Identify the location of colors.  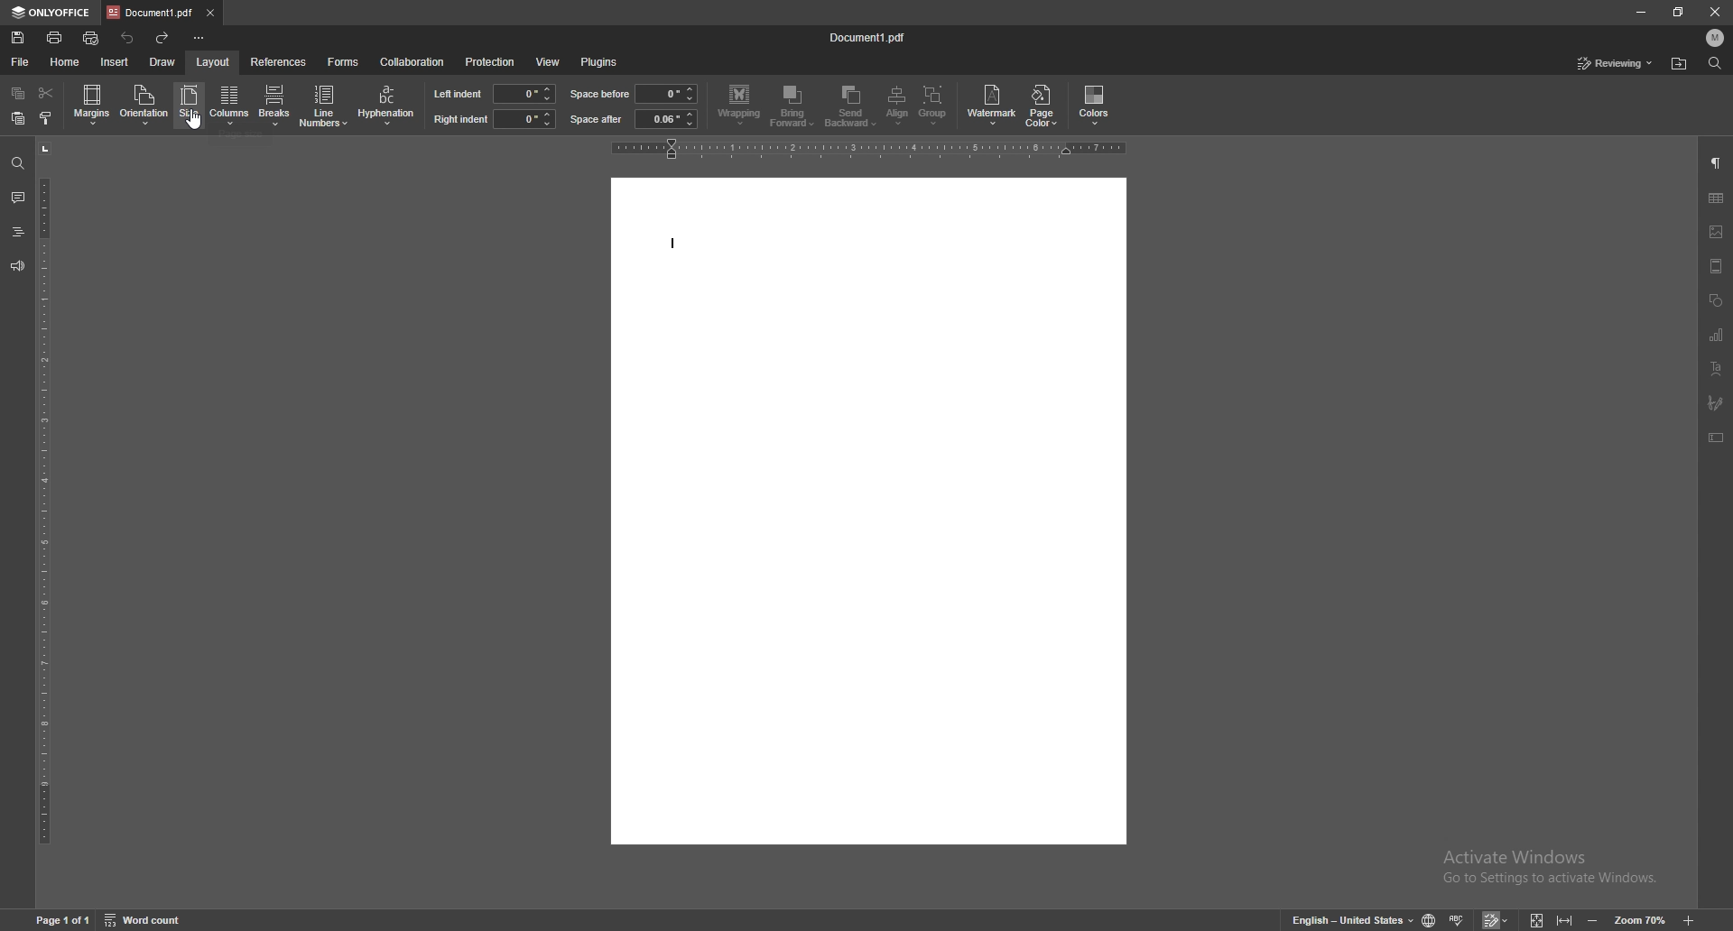
(1095, 106).